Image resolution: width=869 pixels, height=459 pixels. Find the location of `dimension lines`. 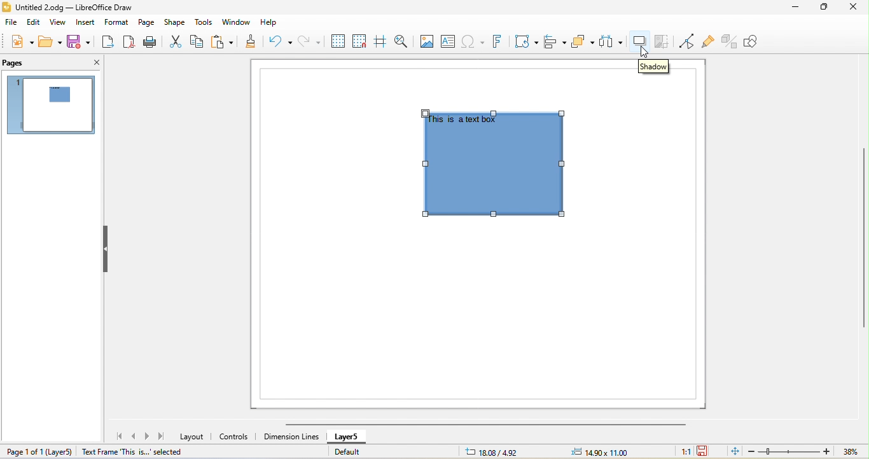

dimension lines is located at coordinates (291, 437).